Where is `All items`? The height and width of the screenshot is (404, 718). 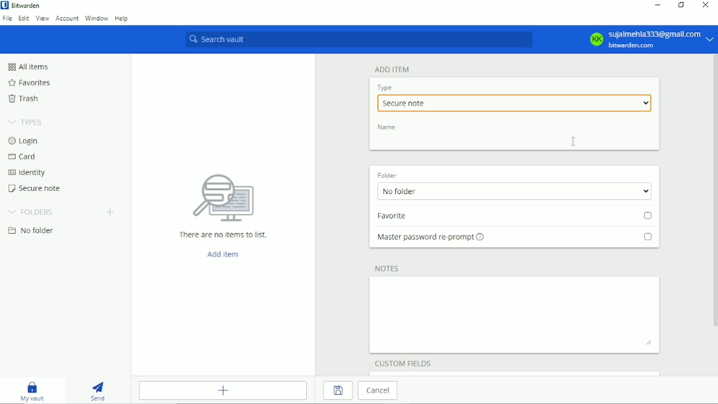 All items is located at coordinates (27, 66).